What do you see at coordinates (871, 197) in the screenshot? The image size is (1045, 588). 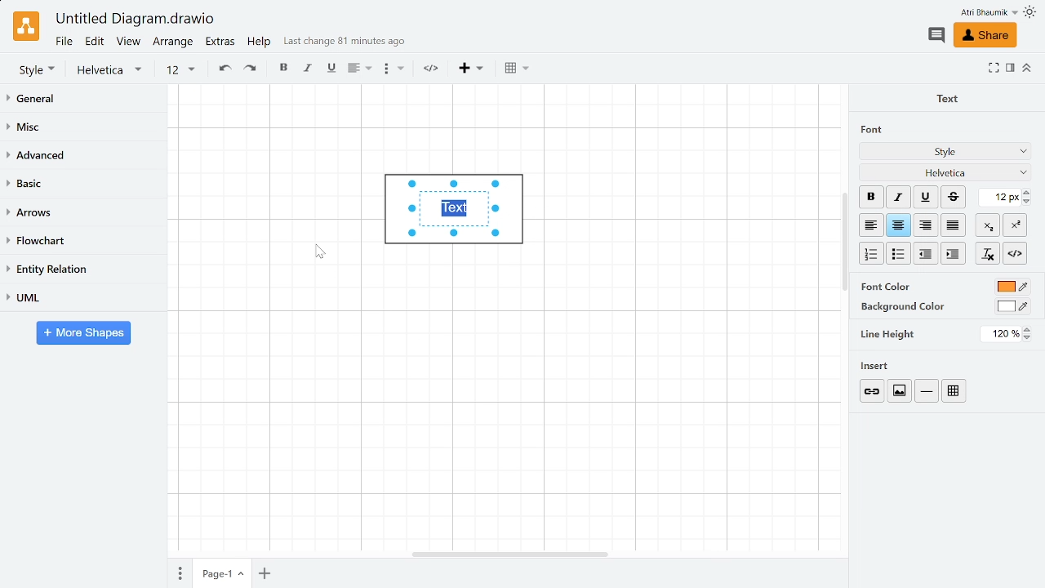 I see `Bold` at bounding box center [871, 197].